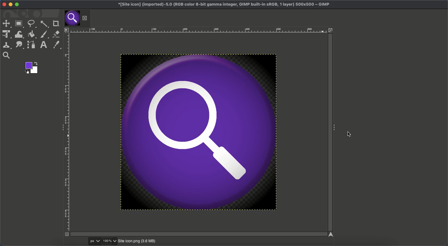 The height and width of the screenshot is (246, 448). I want to click on pc, so click(95, 241).